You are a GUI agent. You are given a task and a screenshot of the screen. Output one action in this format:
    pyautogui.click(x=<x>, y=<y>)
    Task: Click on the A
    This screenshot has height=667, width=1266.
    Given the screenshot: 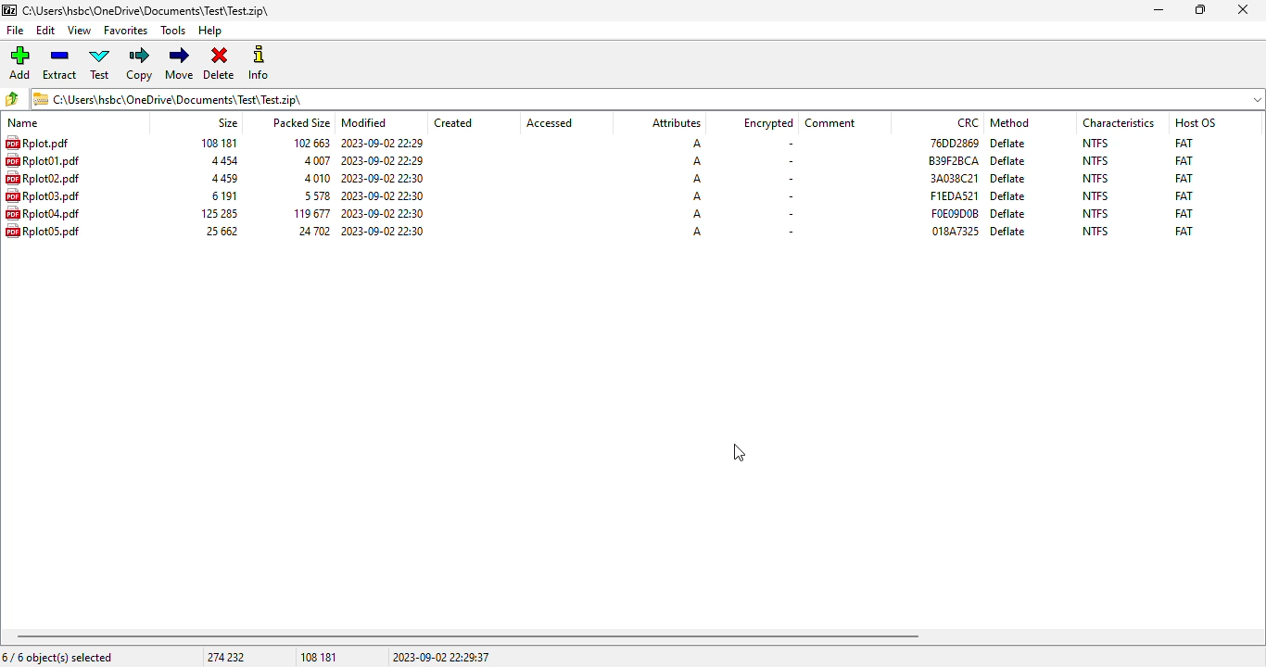 What is the action you would take?
    pyautogui.click(x=697, y=231)
    